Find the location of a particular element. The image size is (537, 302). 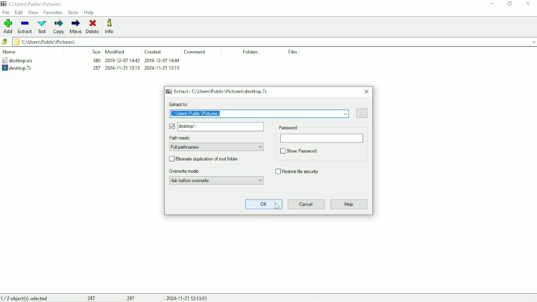

Size is located at coordinates (95, 51).